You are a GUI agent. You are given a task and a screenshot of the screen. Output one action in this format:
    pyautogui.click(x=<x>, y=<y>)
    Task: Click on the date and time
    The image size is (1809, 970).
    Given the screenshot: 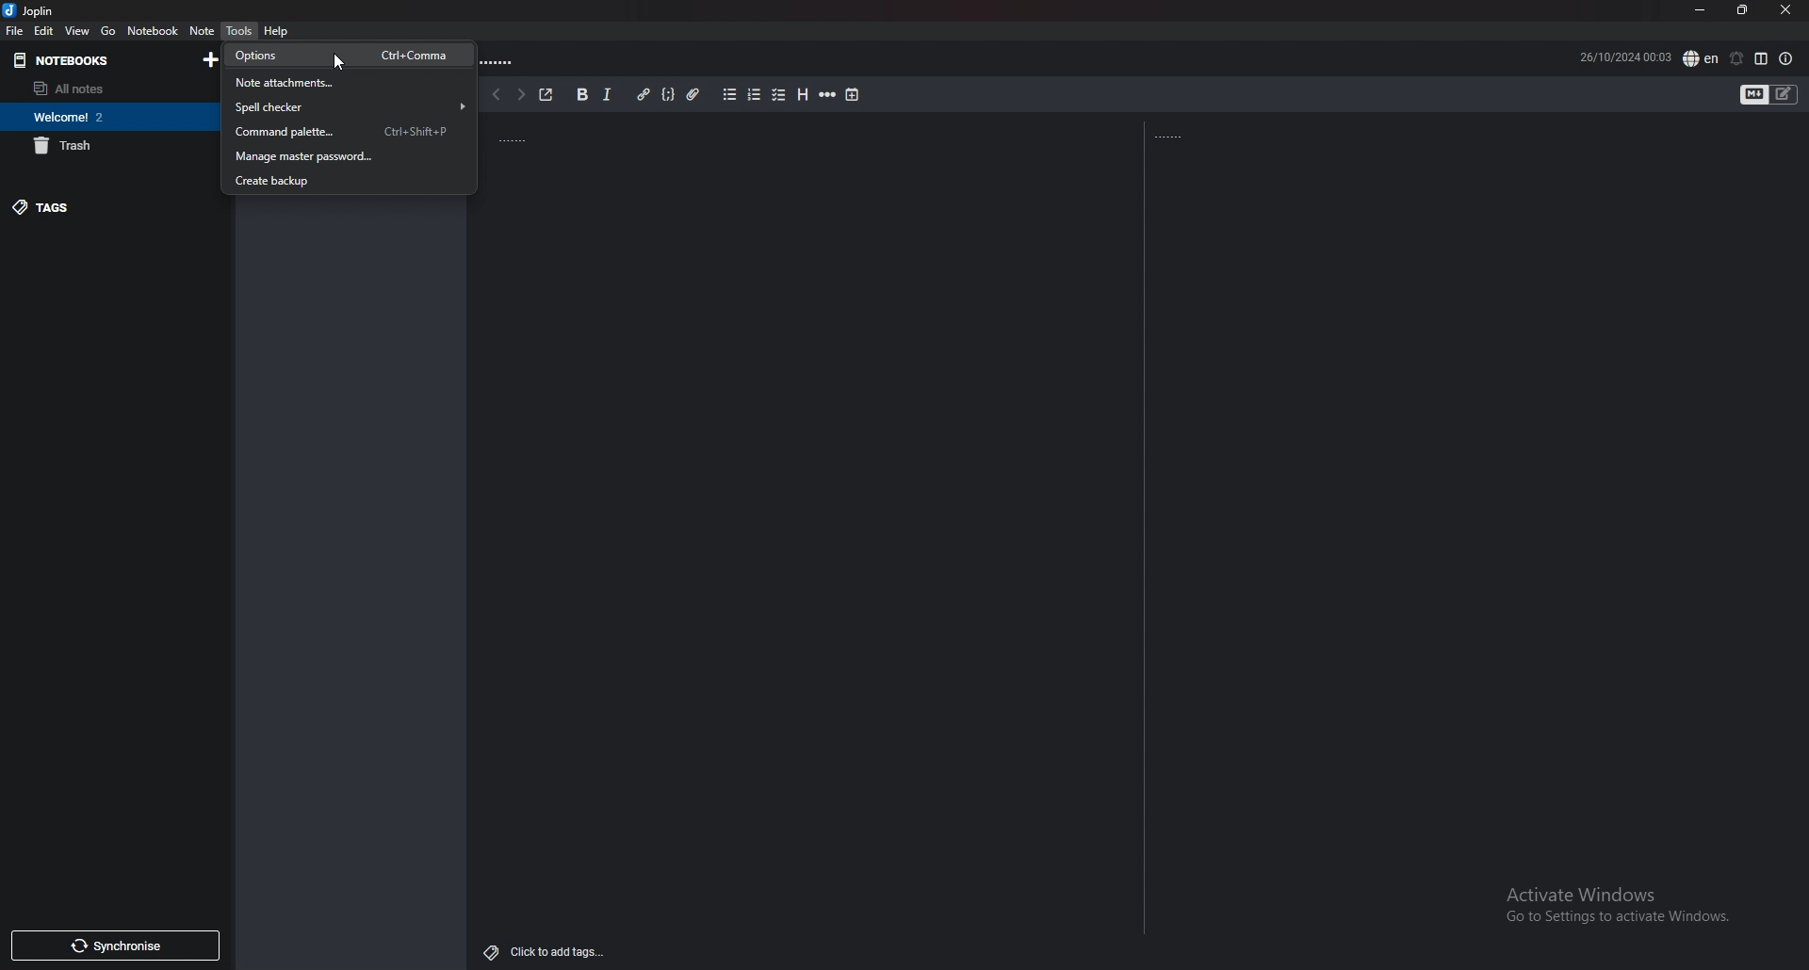 What is the action you would take?
    pyautogui.click(x=1621, y=57)
    